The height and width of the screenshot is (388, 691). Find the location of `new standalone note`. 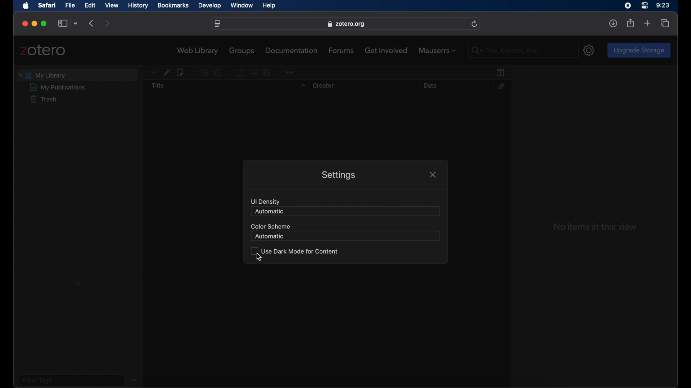

new standalone note is located at coordinates (181, 73).